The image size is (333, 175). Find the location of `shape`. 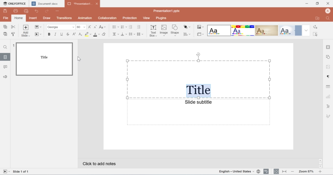

shape is located at coordinates (176, 31).